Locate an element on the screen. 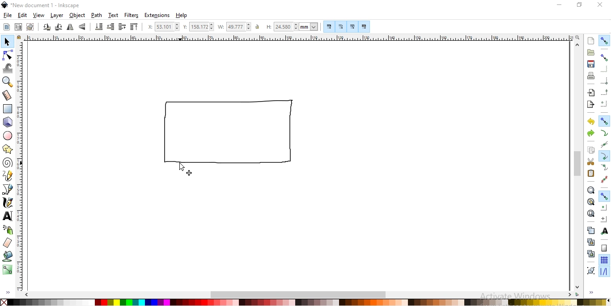 This screenshot has height=306, width=611. file is located at coordinates (7, 15).